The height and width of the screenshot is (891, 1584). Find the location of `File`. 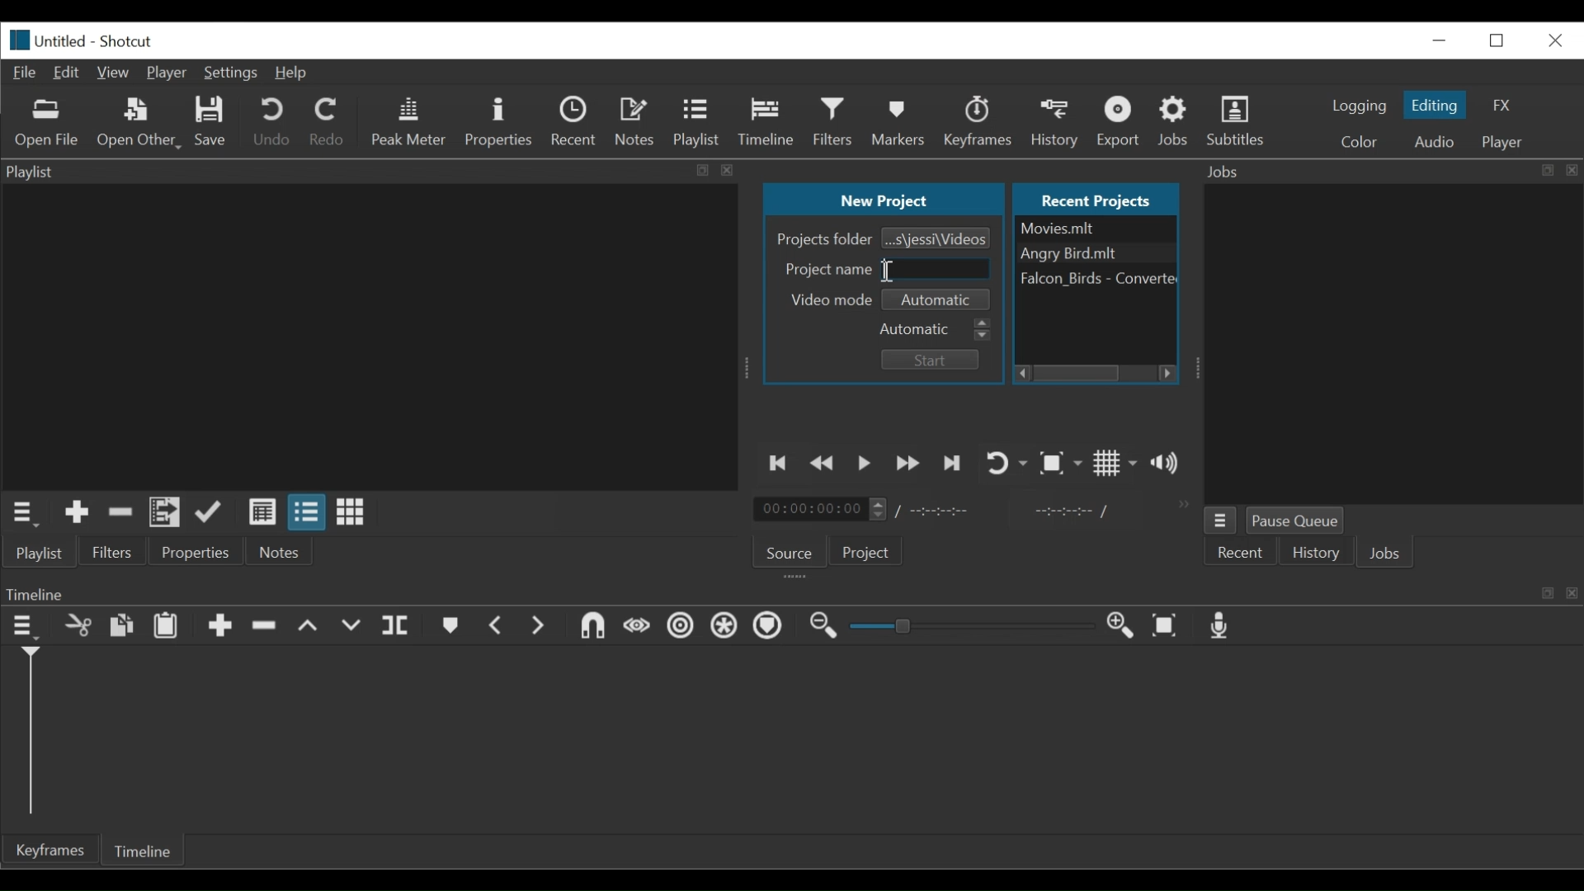

File is located at coordinates (26, 74).